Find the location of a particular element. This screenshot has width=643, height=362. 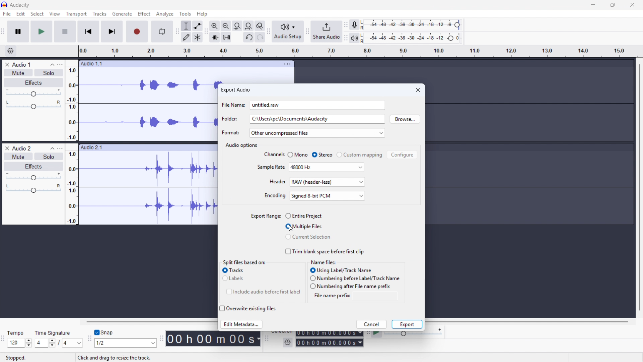

Solo  is located at coordinates (49, 73).